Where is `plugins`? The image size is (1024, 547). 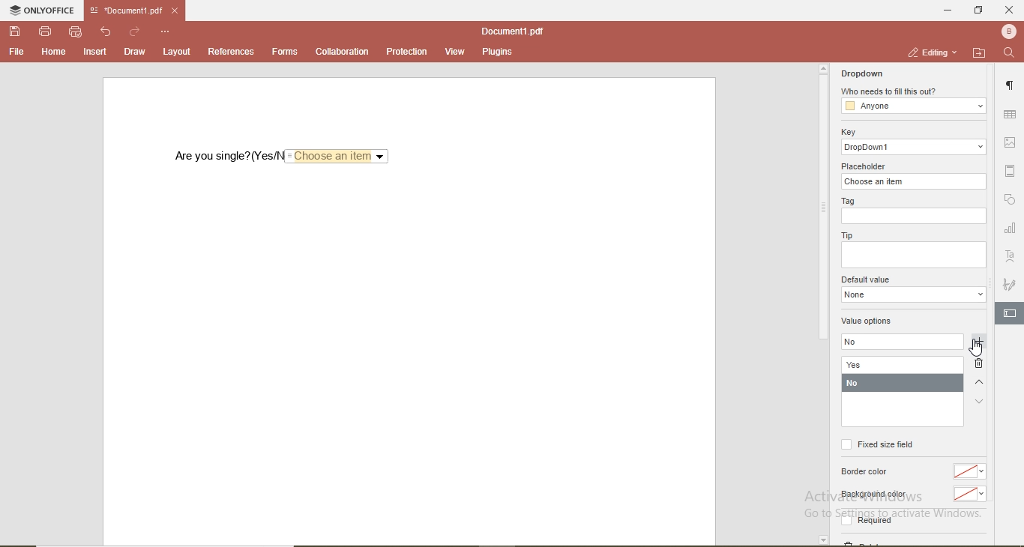
plugins is located at coordinates (495, 52).